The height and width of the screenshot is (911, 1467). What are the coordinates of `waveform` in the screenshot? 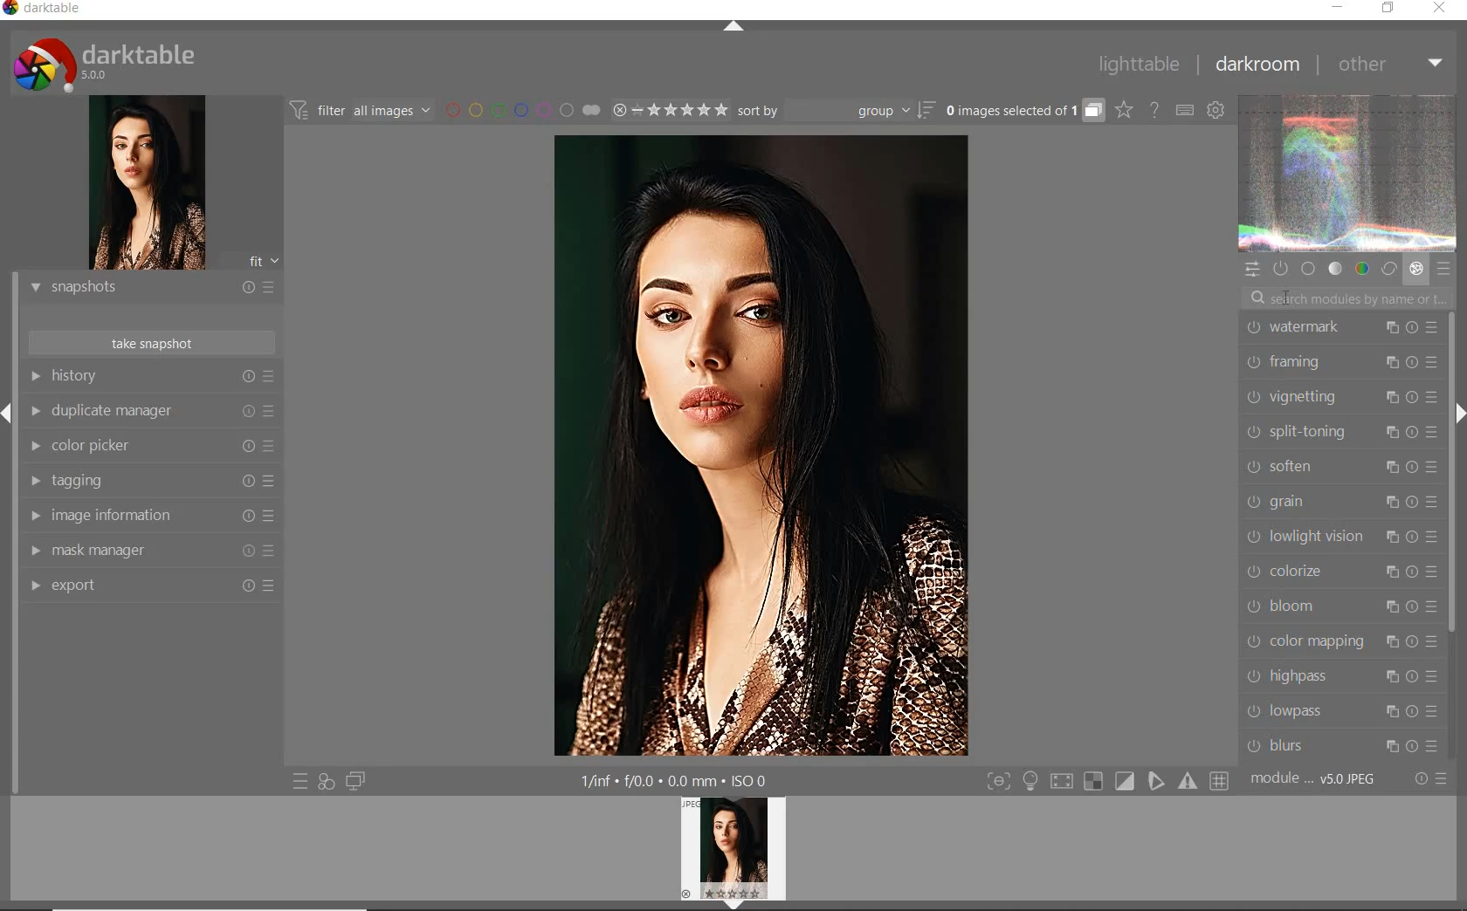 It's located at (1348, 174).